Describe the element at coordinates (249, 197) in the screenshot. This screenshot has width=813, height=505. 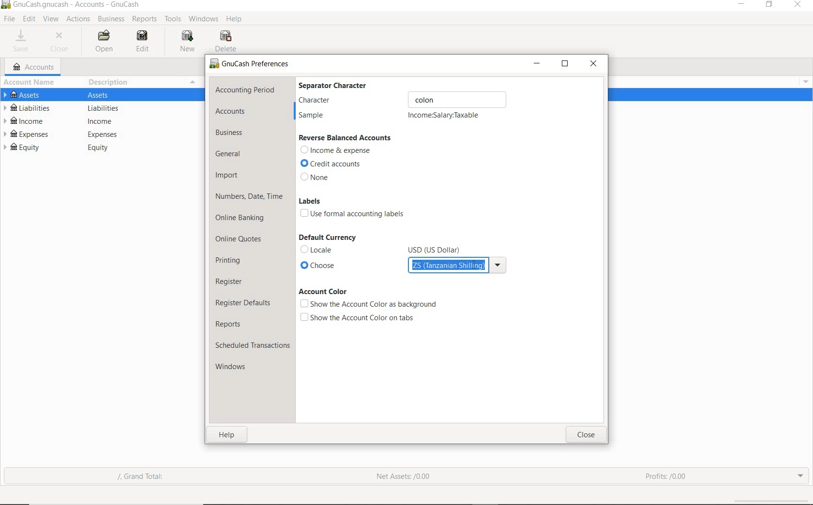
I see `numbers, date, time` at that location.